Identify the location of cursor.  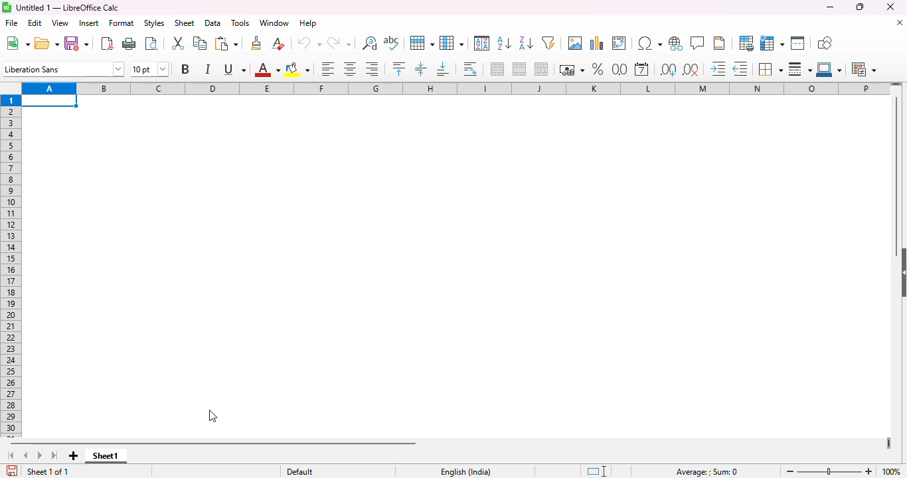
(212, 416).